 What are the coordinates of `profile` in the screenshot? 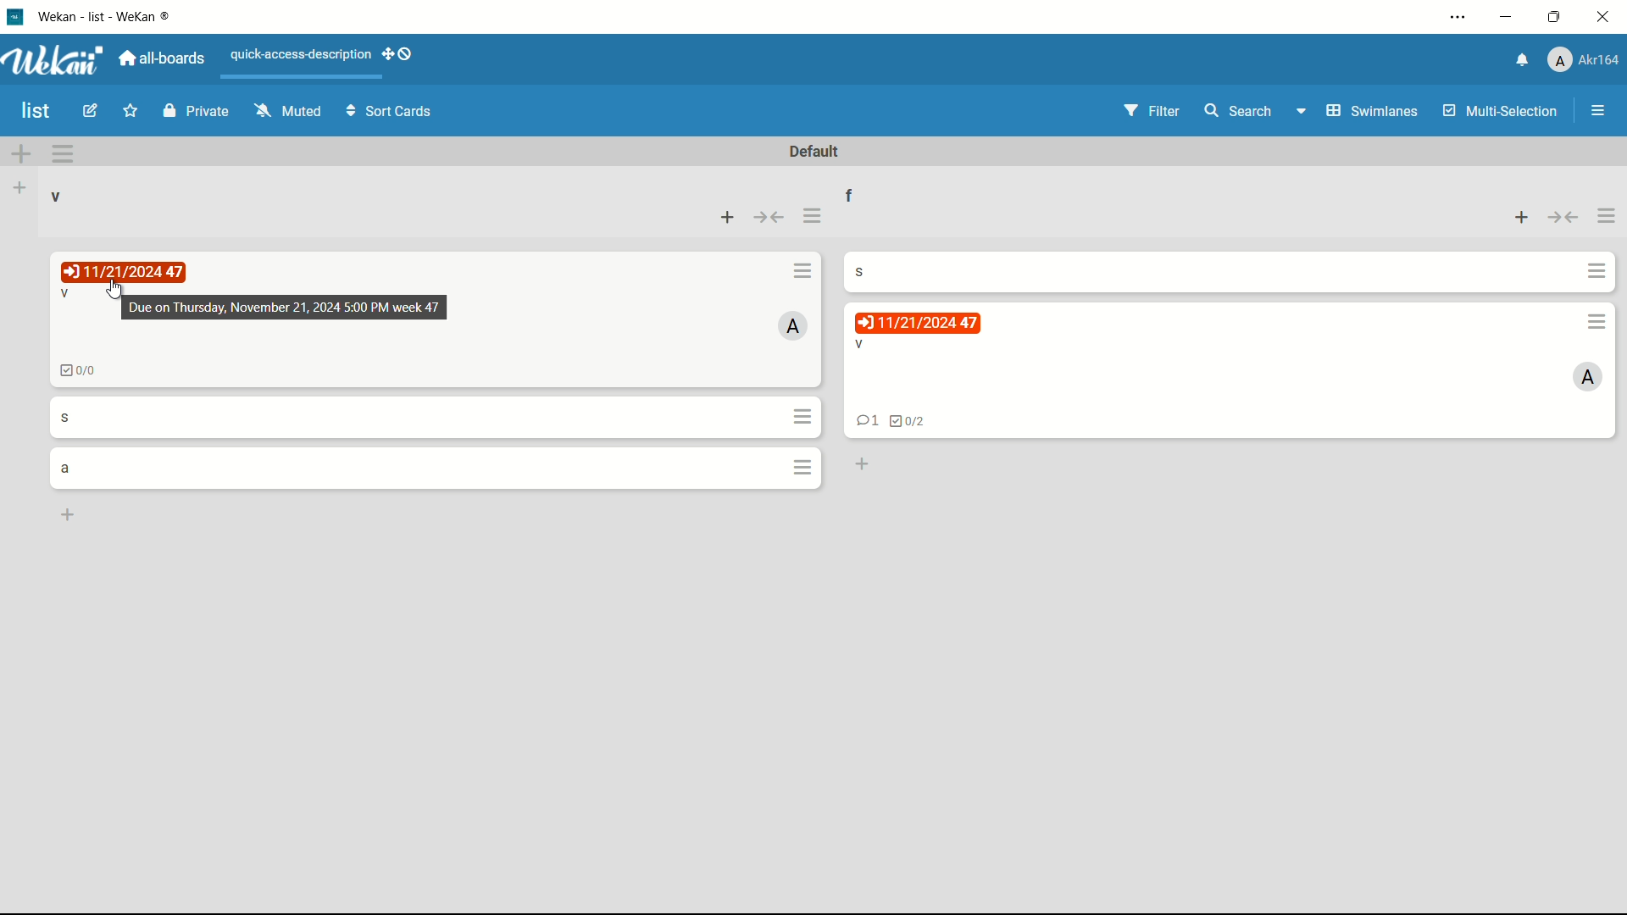 It's located at (1585, 60).